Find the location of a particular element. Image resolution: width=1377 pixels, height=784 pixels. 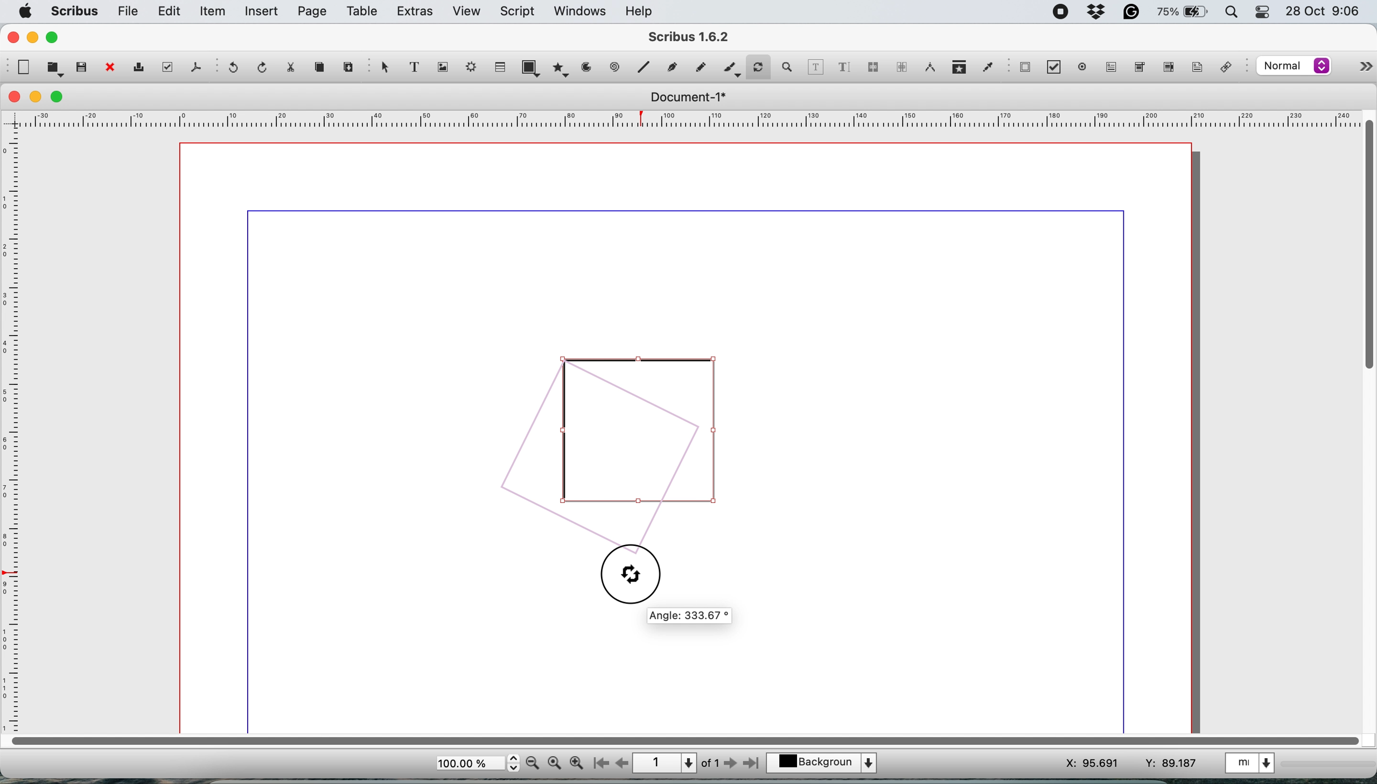

file is located at coordinates (129, 11).